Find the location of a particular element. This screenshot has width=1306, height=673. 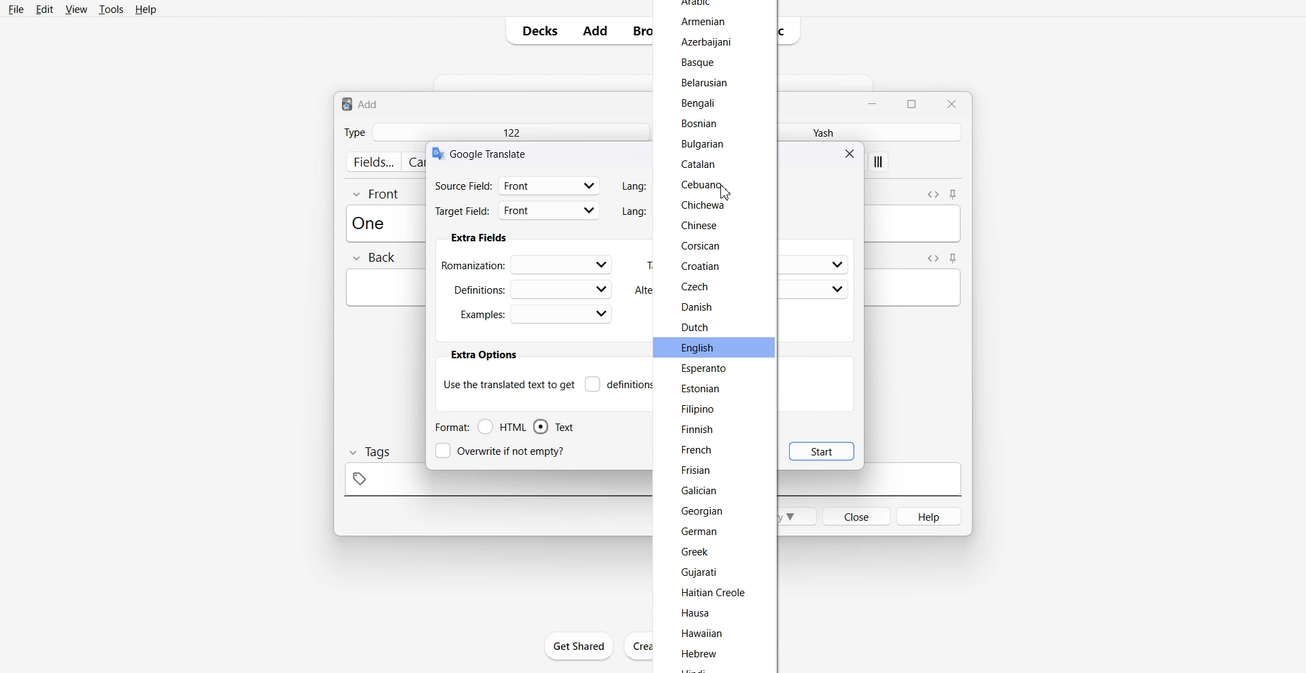

logo is located at coordinates (437, 154).